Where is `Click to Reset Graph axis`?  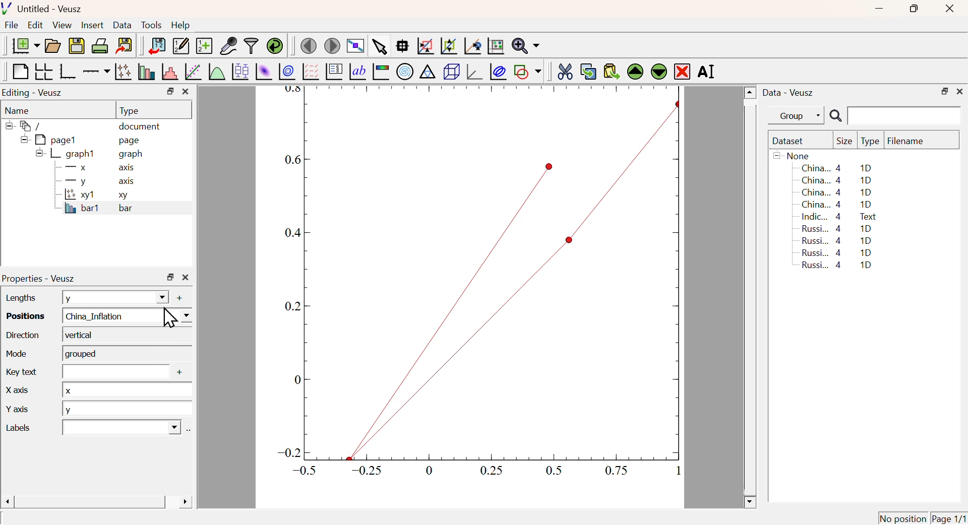 Click to Reset Graph axis is located at coordinates (495, 45).